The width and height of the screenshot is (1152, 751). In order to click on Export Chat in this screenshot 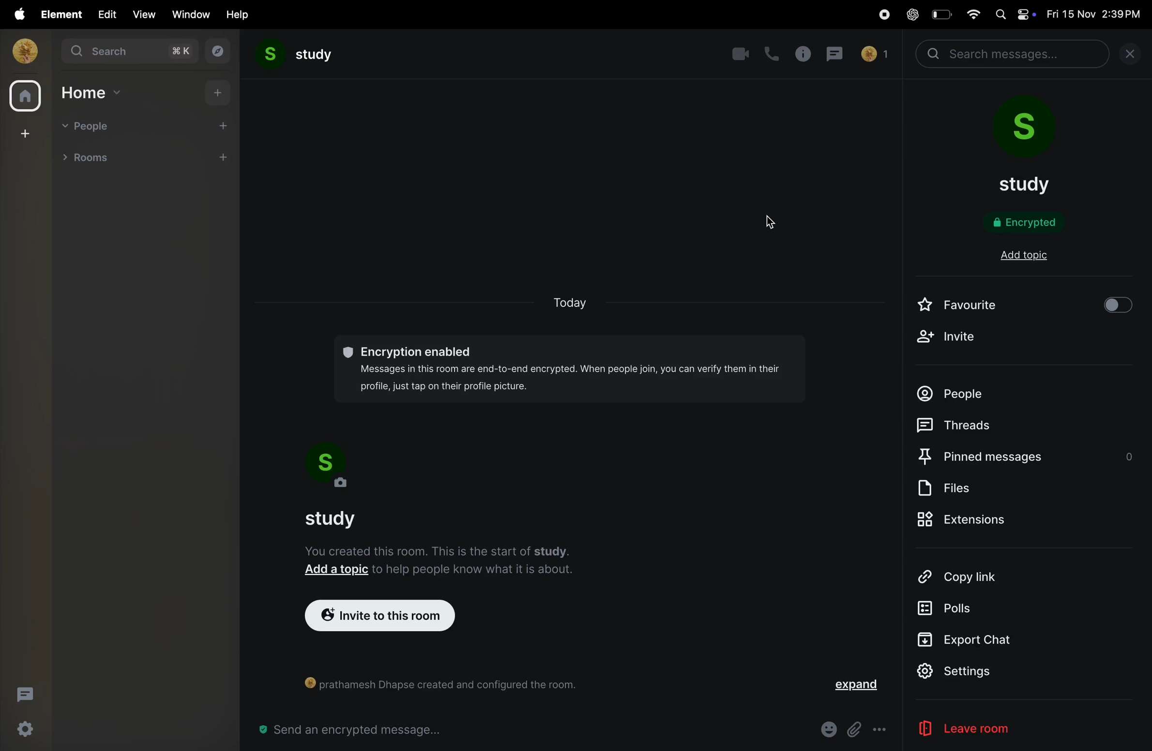, I will do `click(966, 639)`.